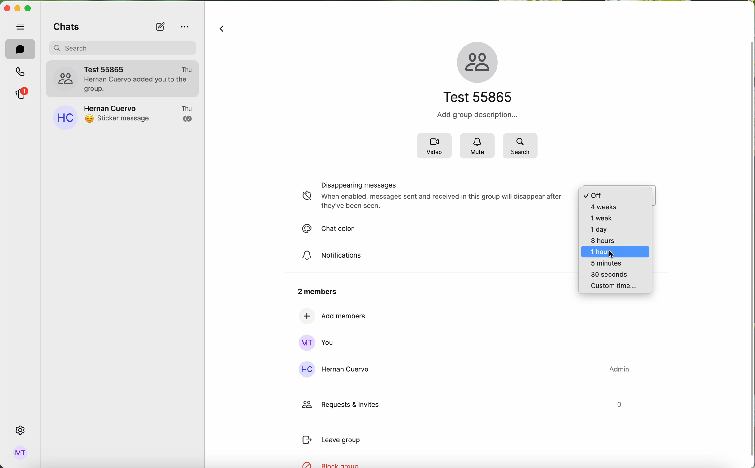 The height and width of the screenshot is (468, 755). I want to click on test 55865 group, so click(123, 78).